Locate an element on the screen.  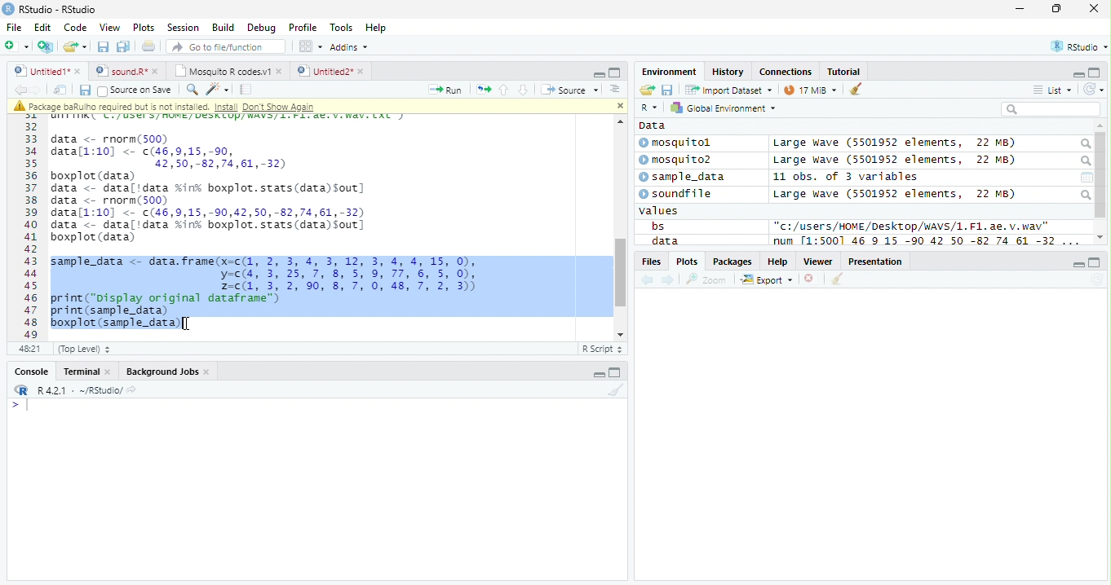
R Script is located at coordinates (603, 348).